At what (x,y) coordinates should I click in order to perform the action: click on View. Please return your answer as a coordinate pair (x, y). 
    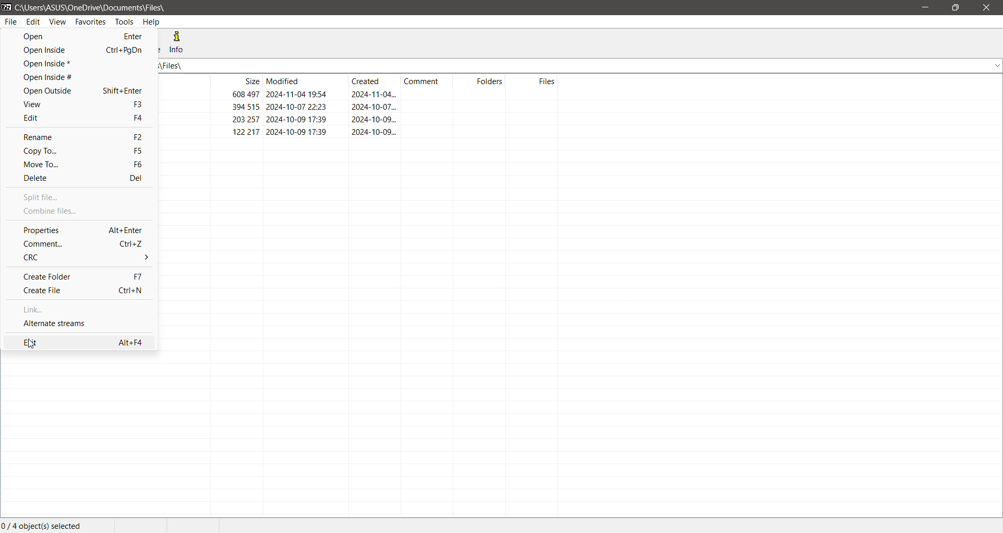
    Looking at the image, I should click on (59, 22).